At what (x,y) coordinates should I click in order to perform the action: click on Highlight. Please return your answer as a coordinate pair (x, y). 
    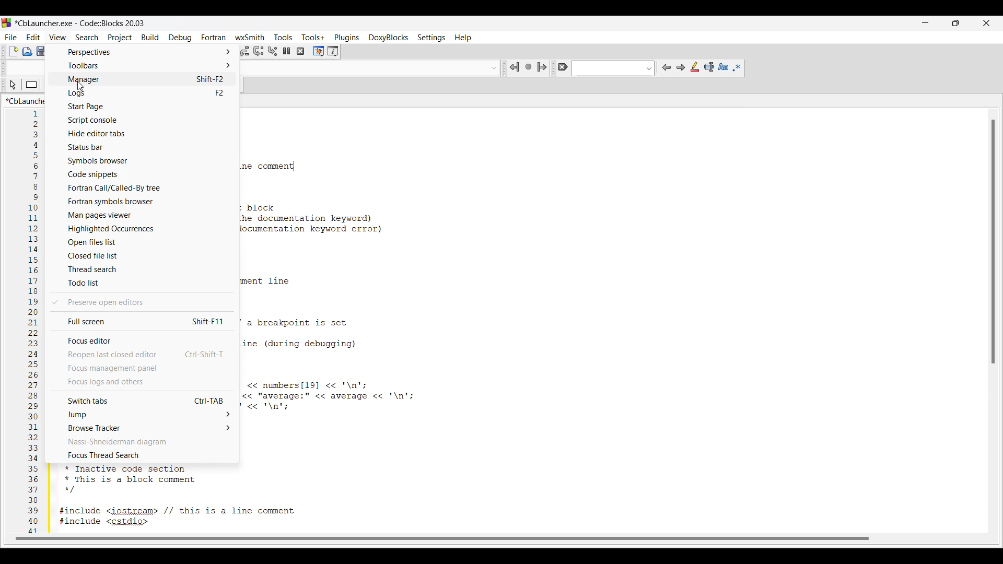
    Looking at the image, I should click on (694, 67).